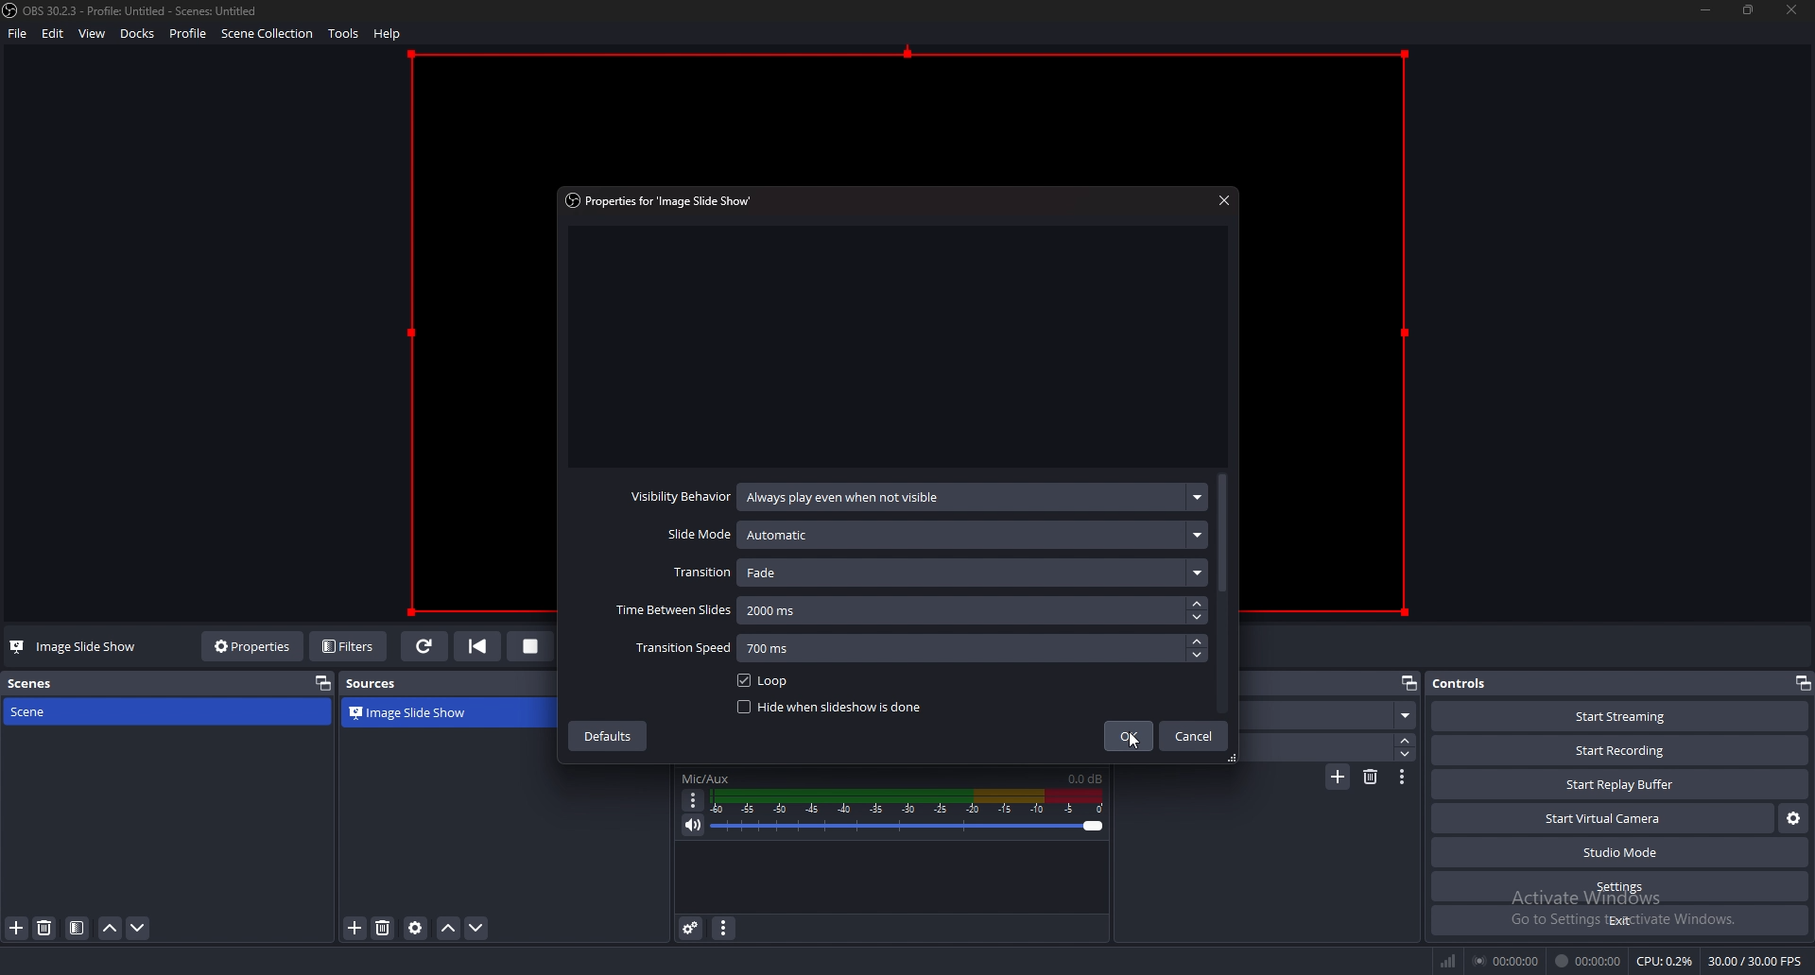 Image resolution: width=1815 pixels, height=975 pixels. I want to click on add source, so click(355, 927).